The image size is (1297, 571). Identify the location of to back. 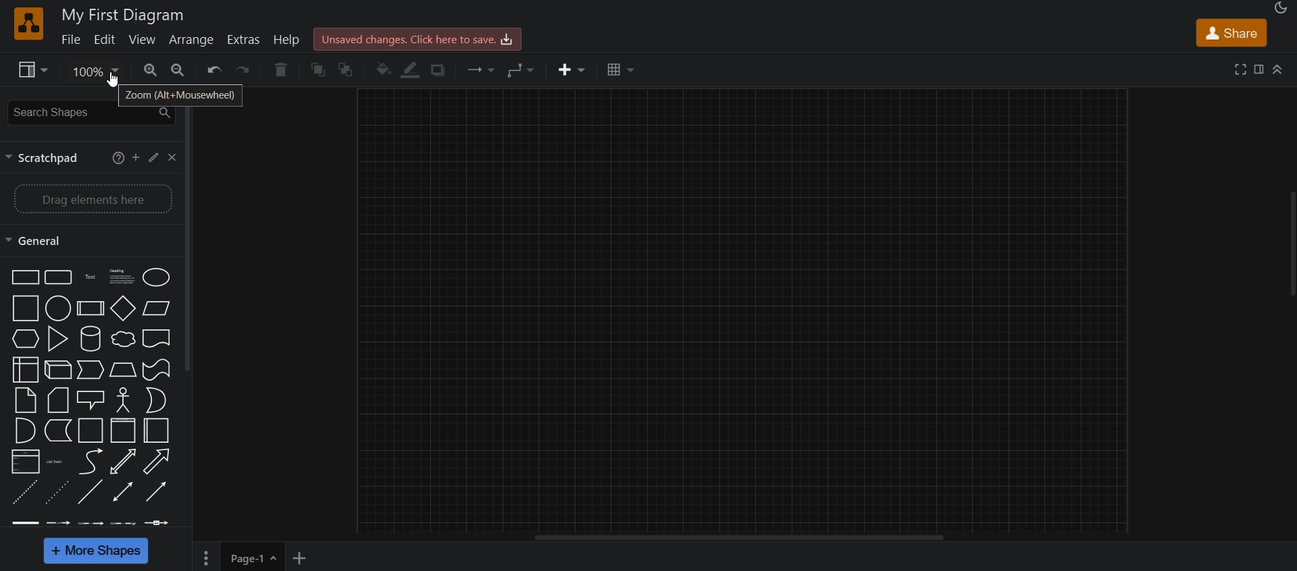
(353, 69).